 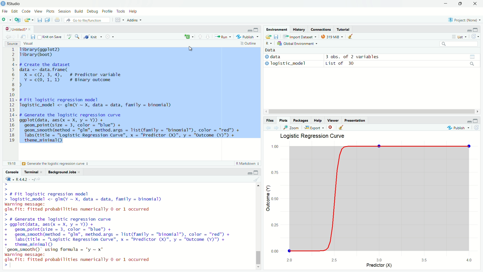 I want to click on Save all open documents, so click(x=48, y=19).